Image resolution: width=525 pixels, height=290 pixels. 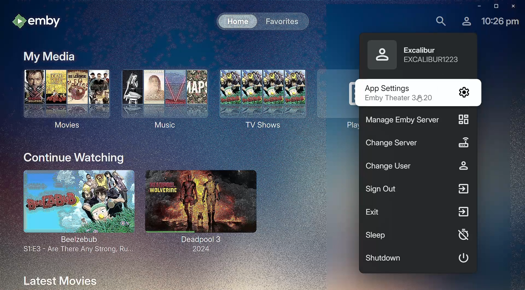 I want to click on Home, so click(x=234, y=21).